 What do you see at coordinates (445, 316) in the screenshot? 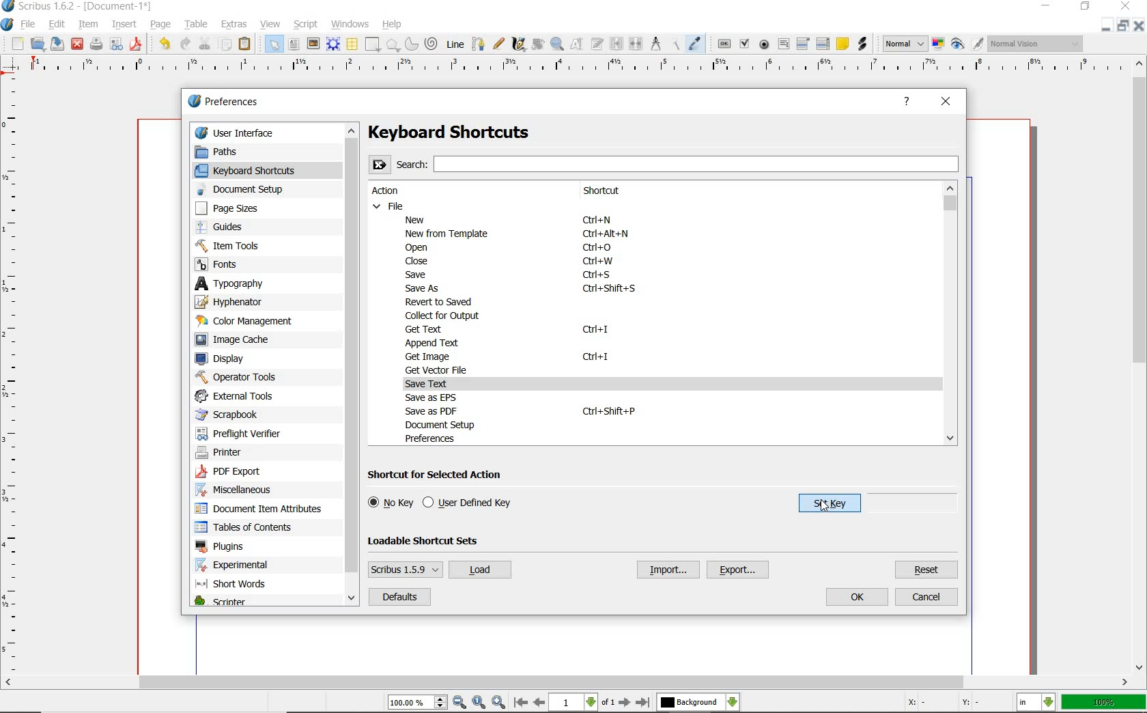
I see `collect for output` at bounding box center [445, 316].